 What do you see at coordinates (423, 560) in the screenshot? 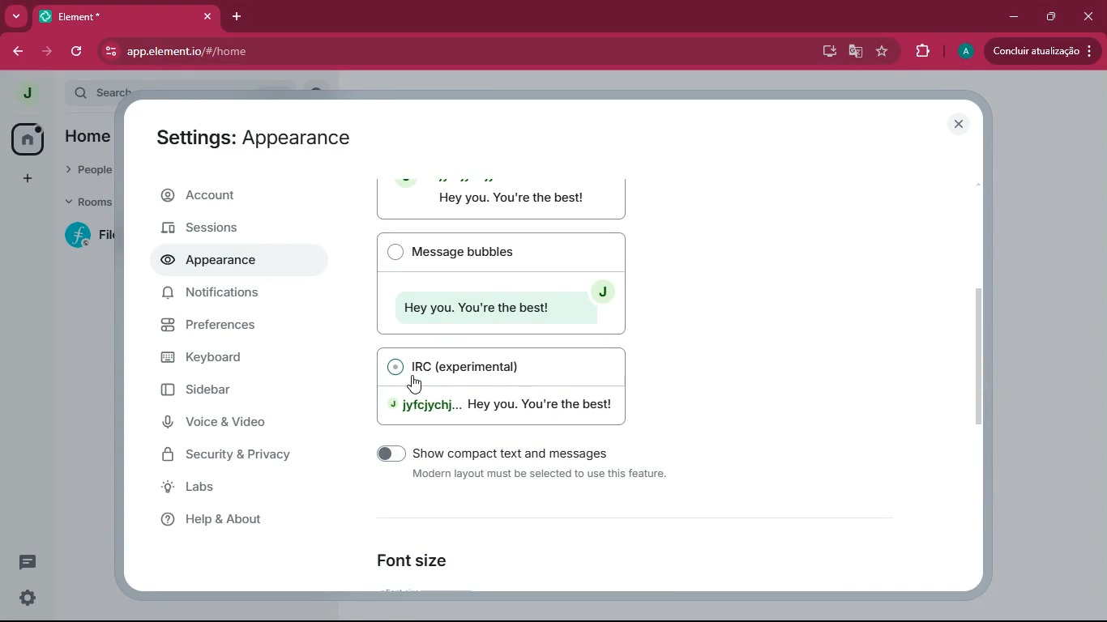
I see `font size` at bounding box center [423, 560].